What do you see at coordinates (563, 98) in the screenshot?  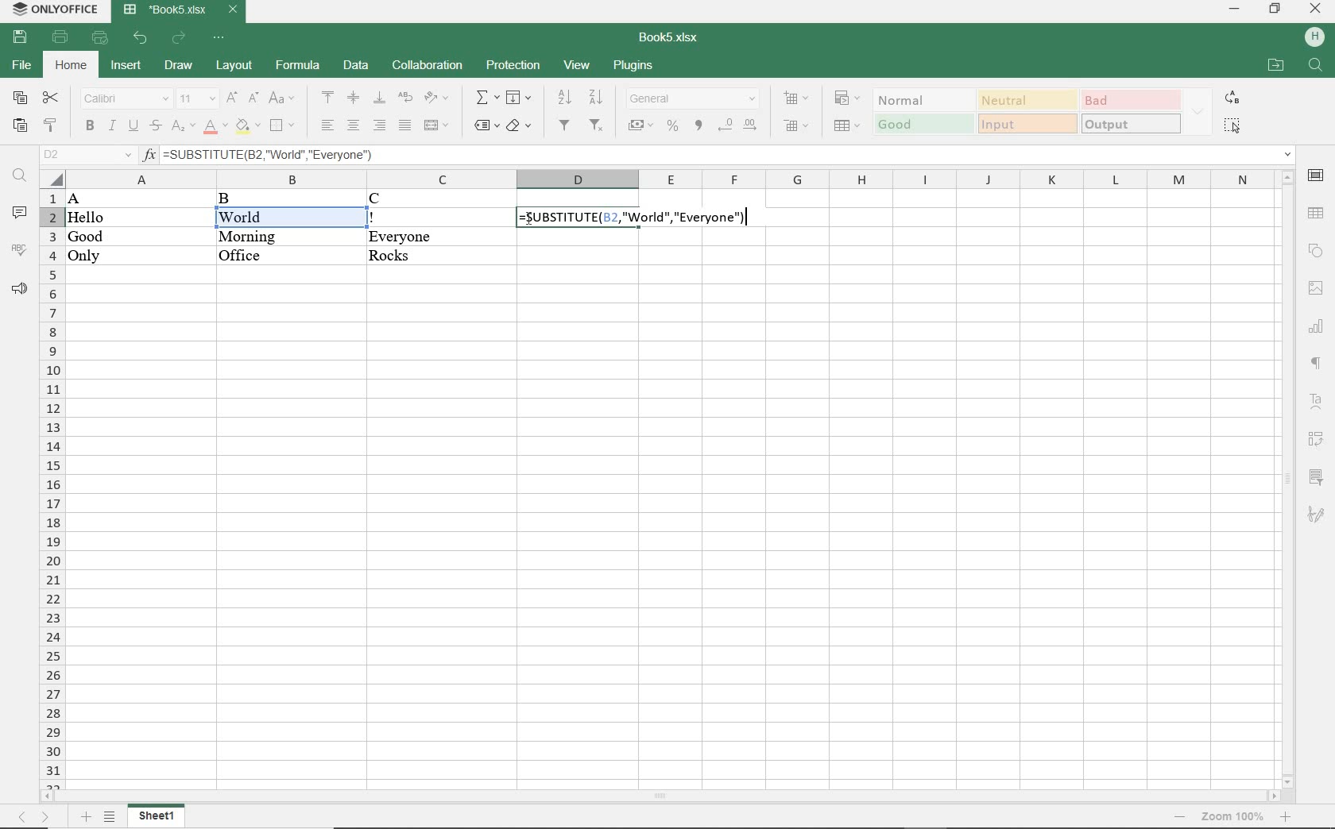 I see `sort ascending` at bounding box center [563, 98].